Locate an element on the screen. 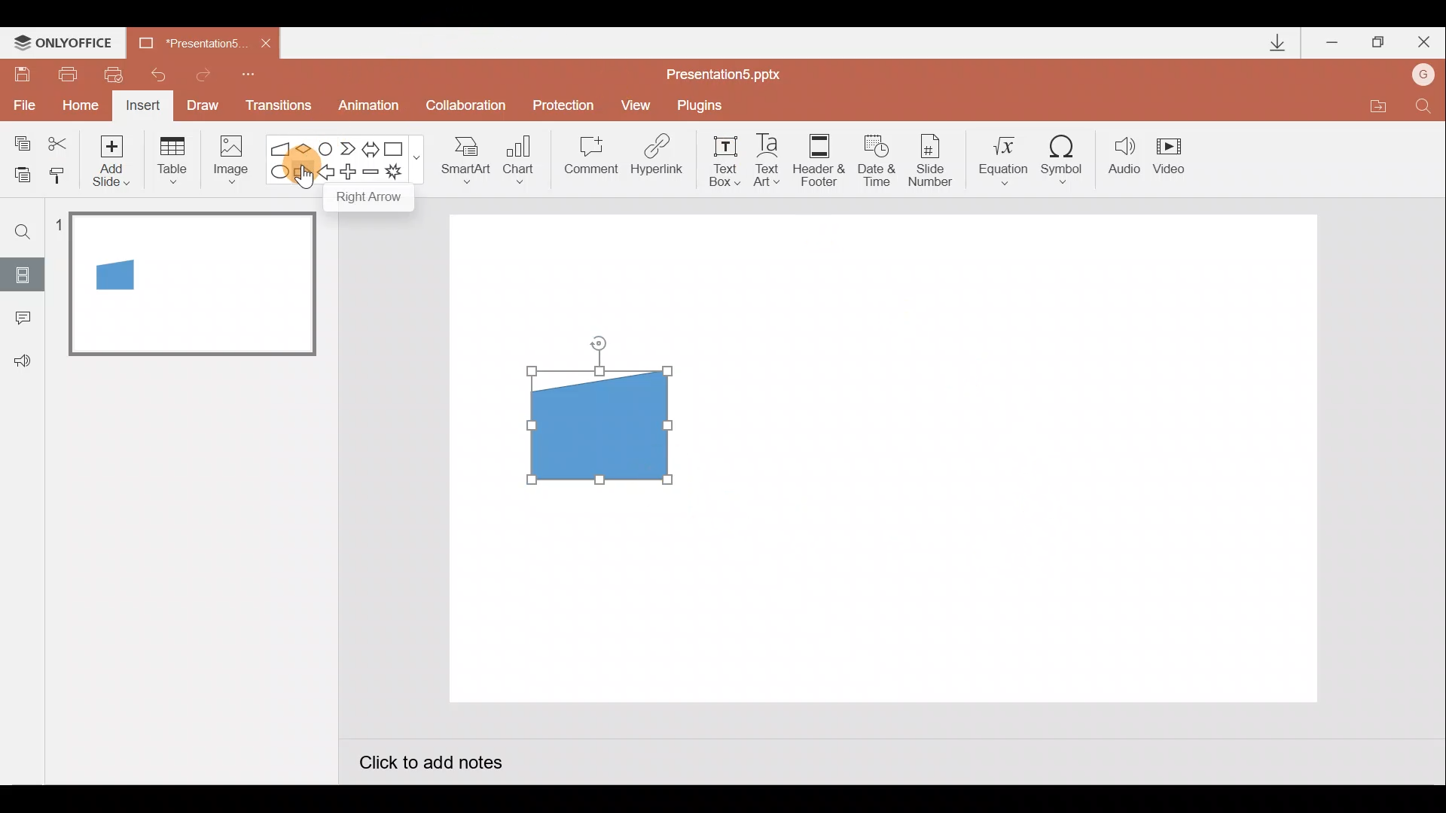 This screenshot has height=813, width=1446. Chevron is located at coordinates (349, 149).